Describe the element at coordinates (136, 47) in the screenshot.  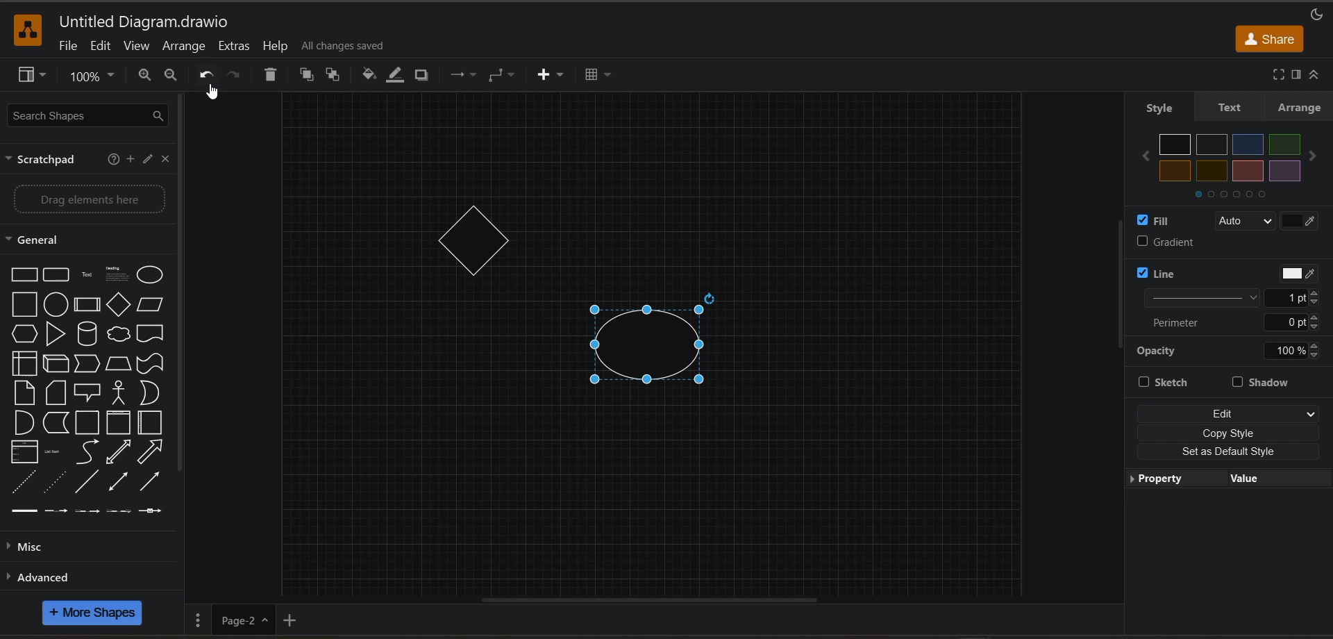
I see `view` at that location.